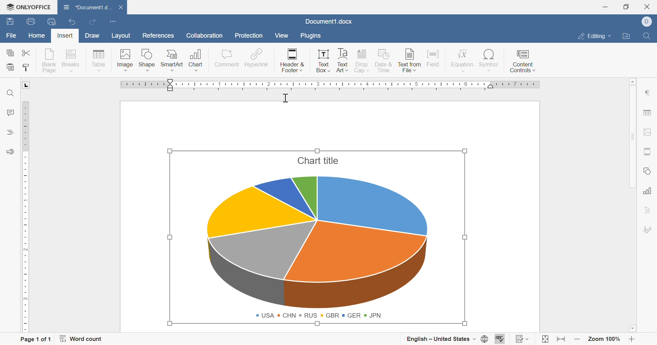  What do you see at coordinates (517, 338) in the screenshot?
I see `Track changes` at bounding box center [517, 338].